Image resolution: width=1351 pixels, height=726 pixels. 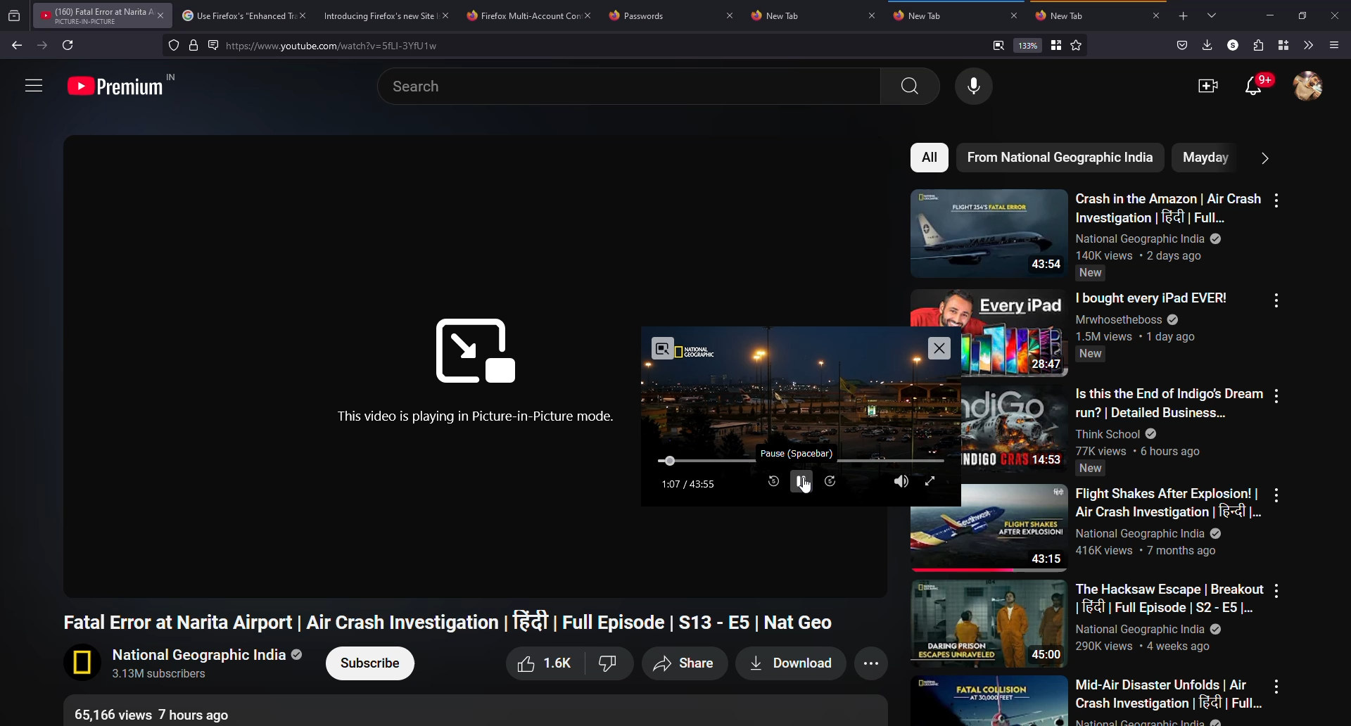 What do you see at coordinates (989, 233) in the screenshot?
I see `Video thumbnail` at bounding box center [989, 233].